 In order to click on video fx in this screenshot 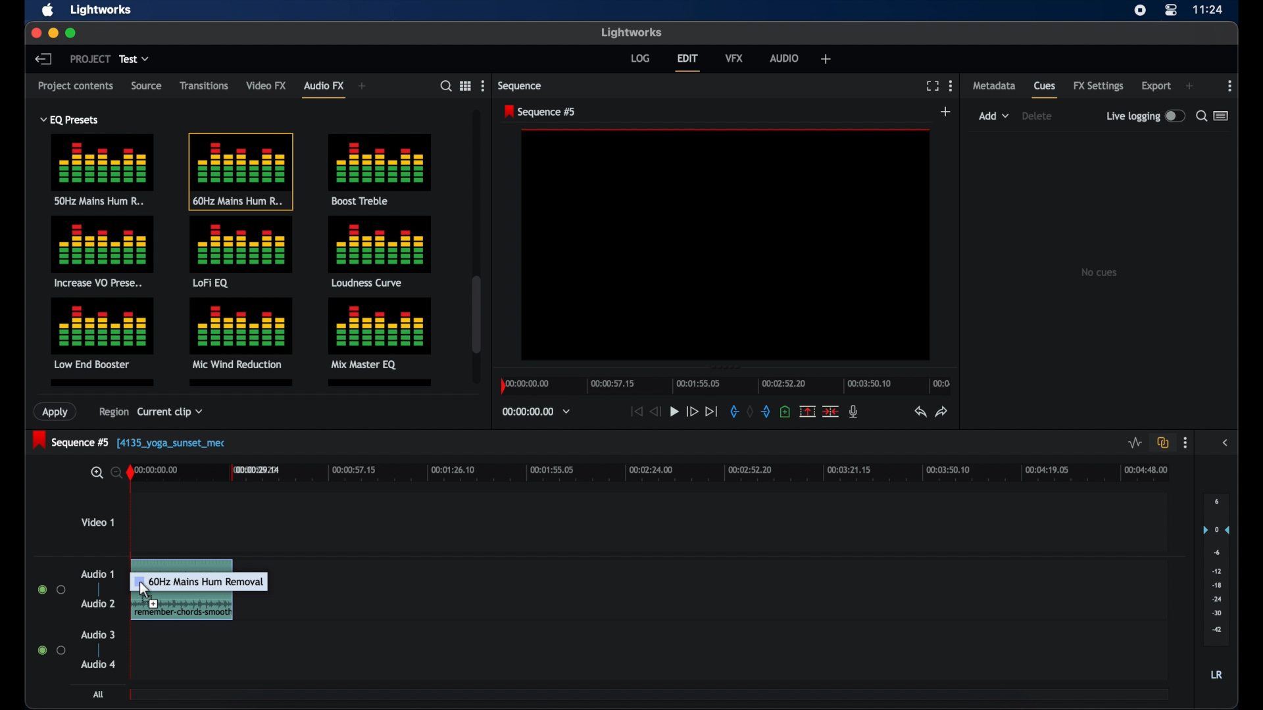, I will do `click(267, 86)`.